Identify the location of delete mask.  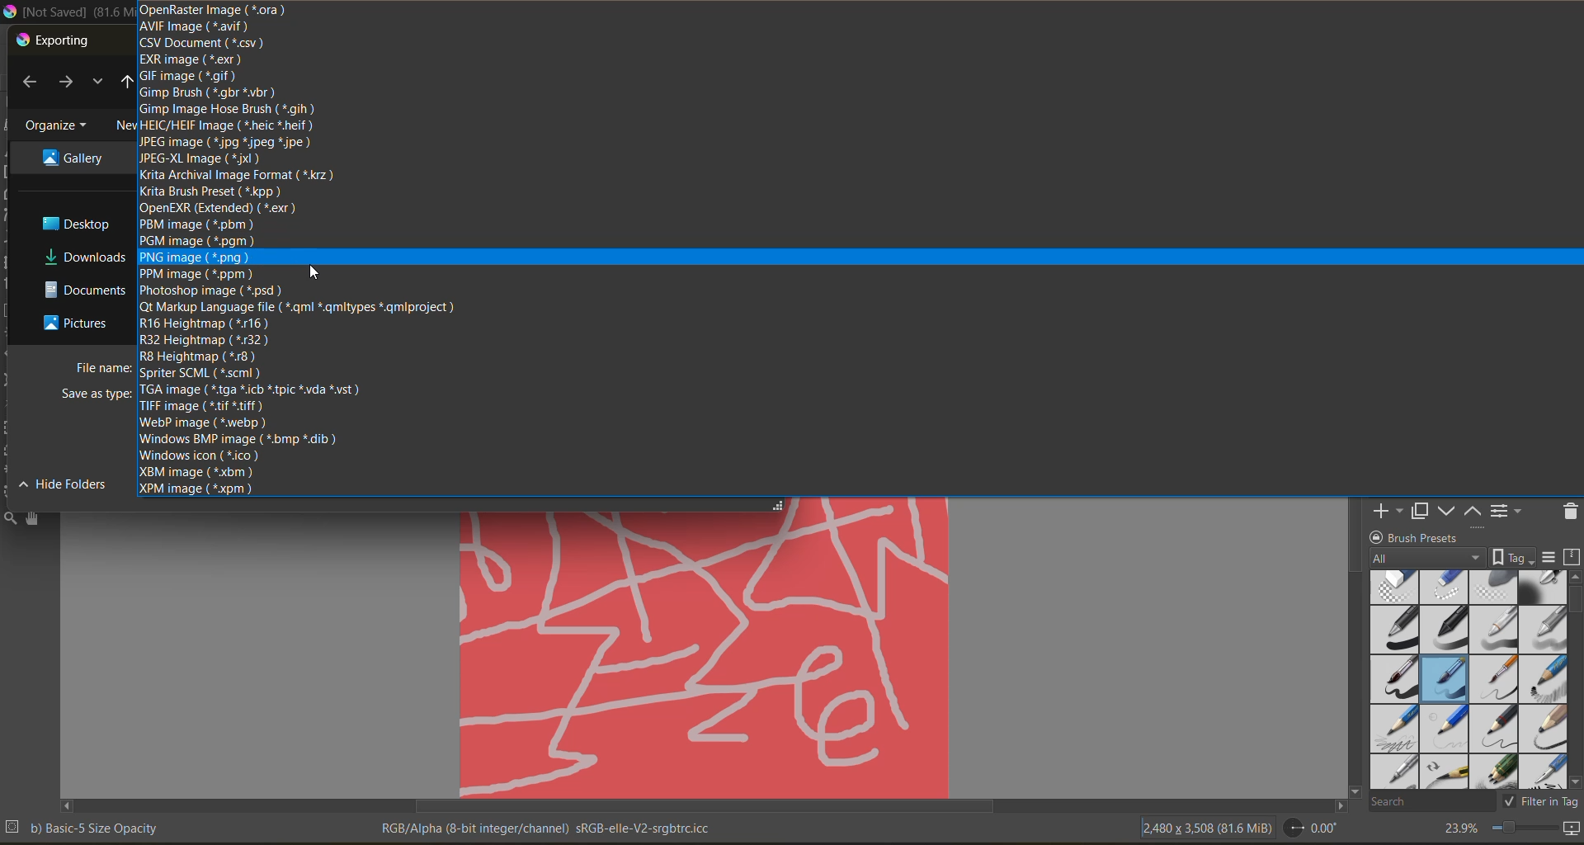
(1570, 514).